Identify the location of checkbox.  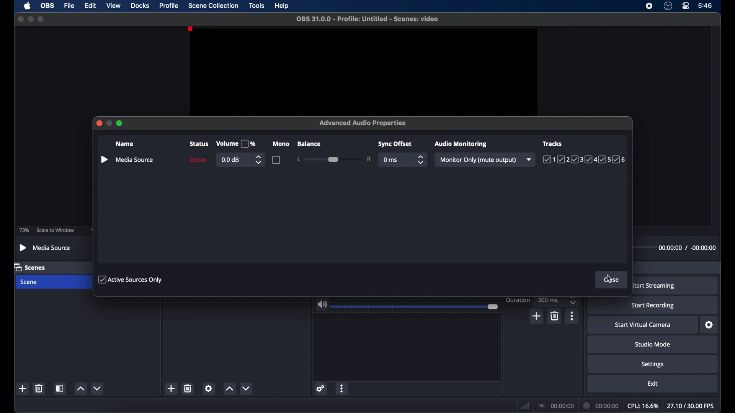
(276, 159).